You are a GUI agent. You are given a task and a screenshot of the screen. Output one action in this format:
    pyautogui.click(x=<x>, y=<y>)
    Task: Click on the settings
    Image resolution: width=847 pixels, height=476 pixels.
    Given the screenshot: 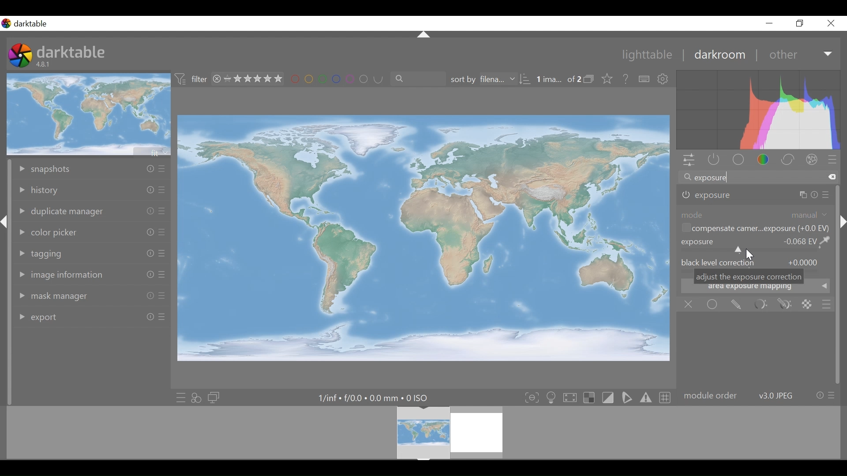 What is the action you would take?
    pyautogui.click(x=663, y=79)
    